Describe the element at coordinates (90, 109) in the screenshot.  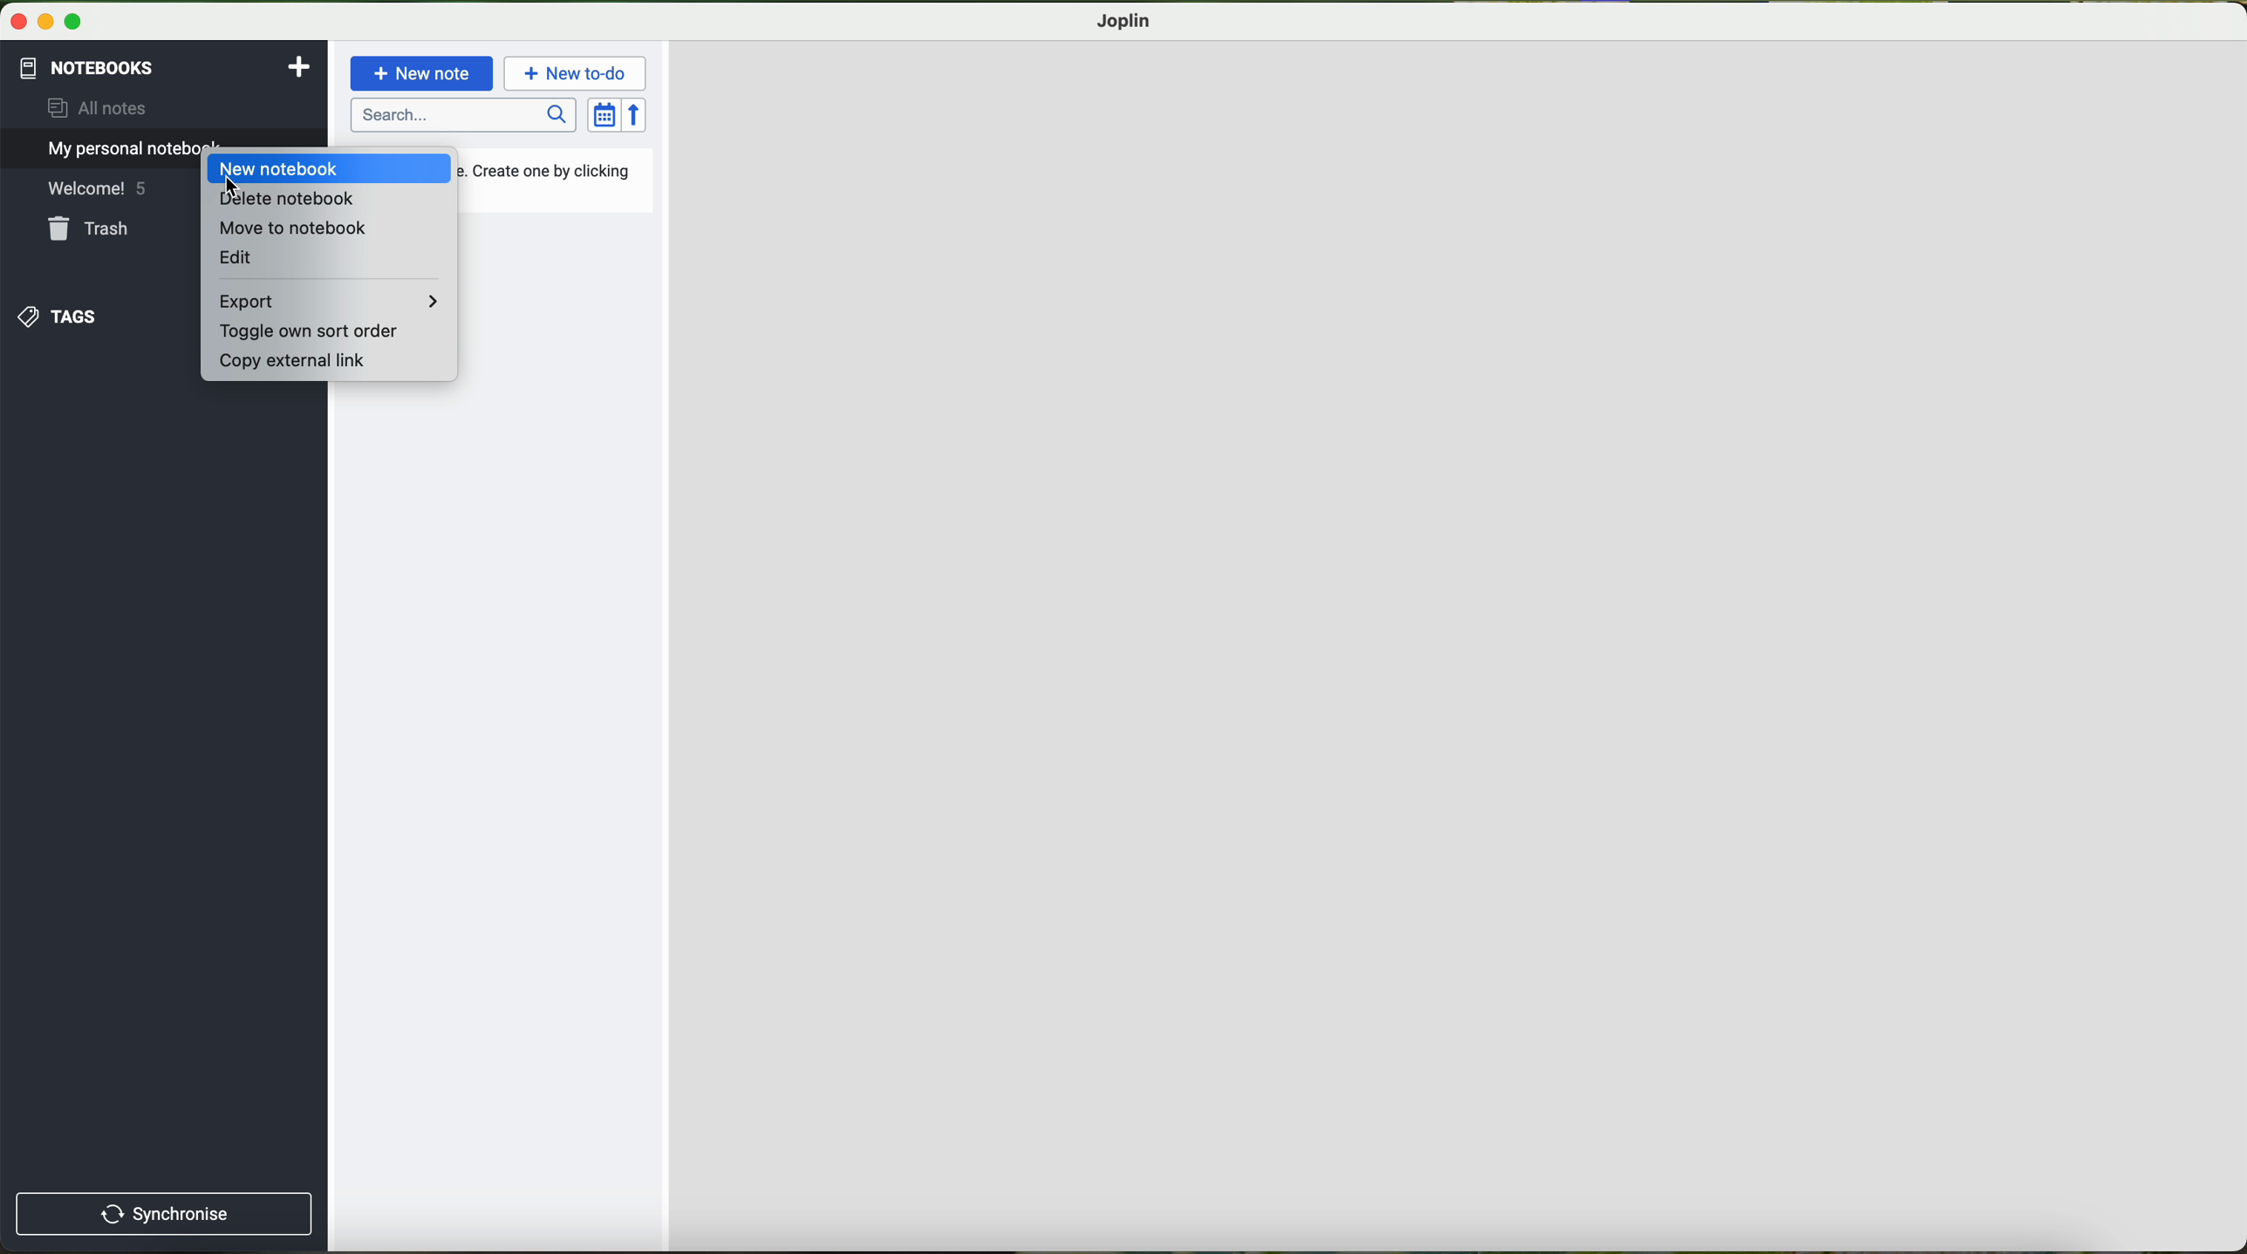
I see `all notes` at that location.